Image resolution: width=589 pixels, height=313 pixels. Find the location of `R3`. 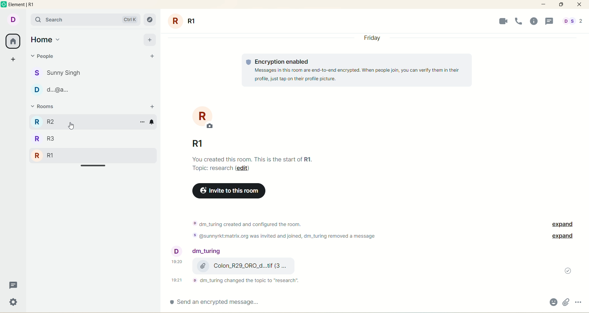

R3 is located at coordinates (56, 121).